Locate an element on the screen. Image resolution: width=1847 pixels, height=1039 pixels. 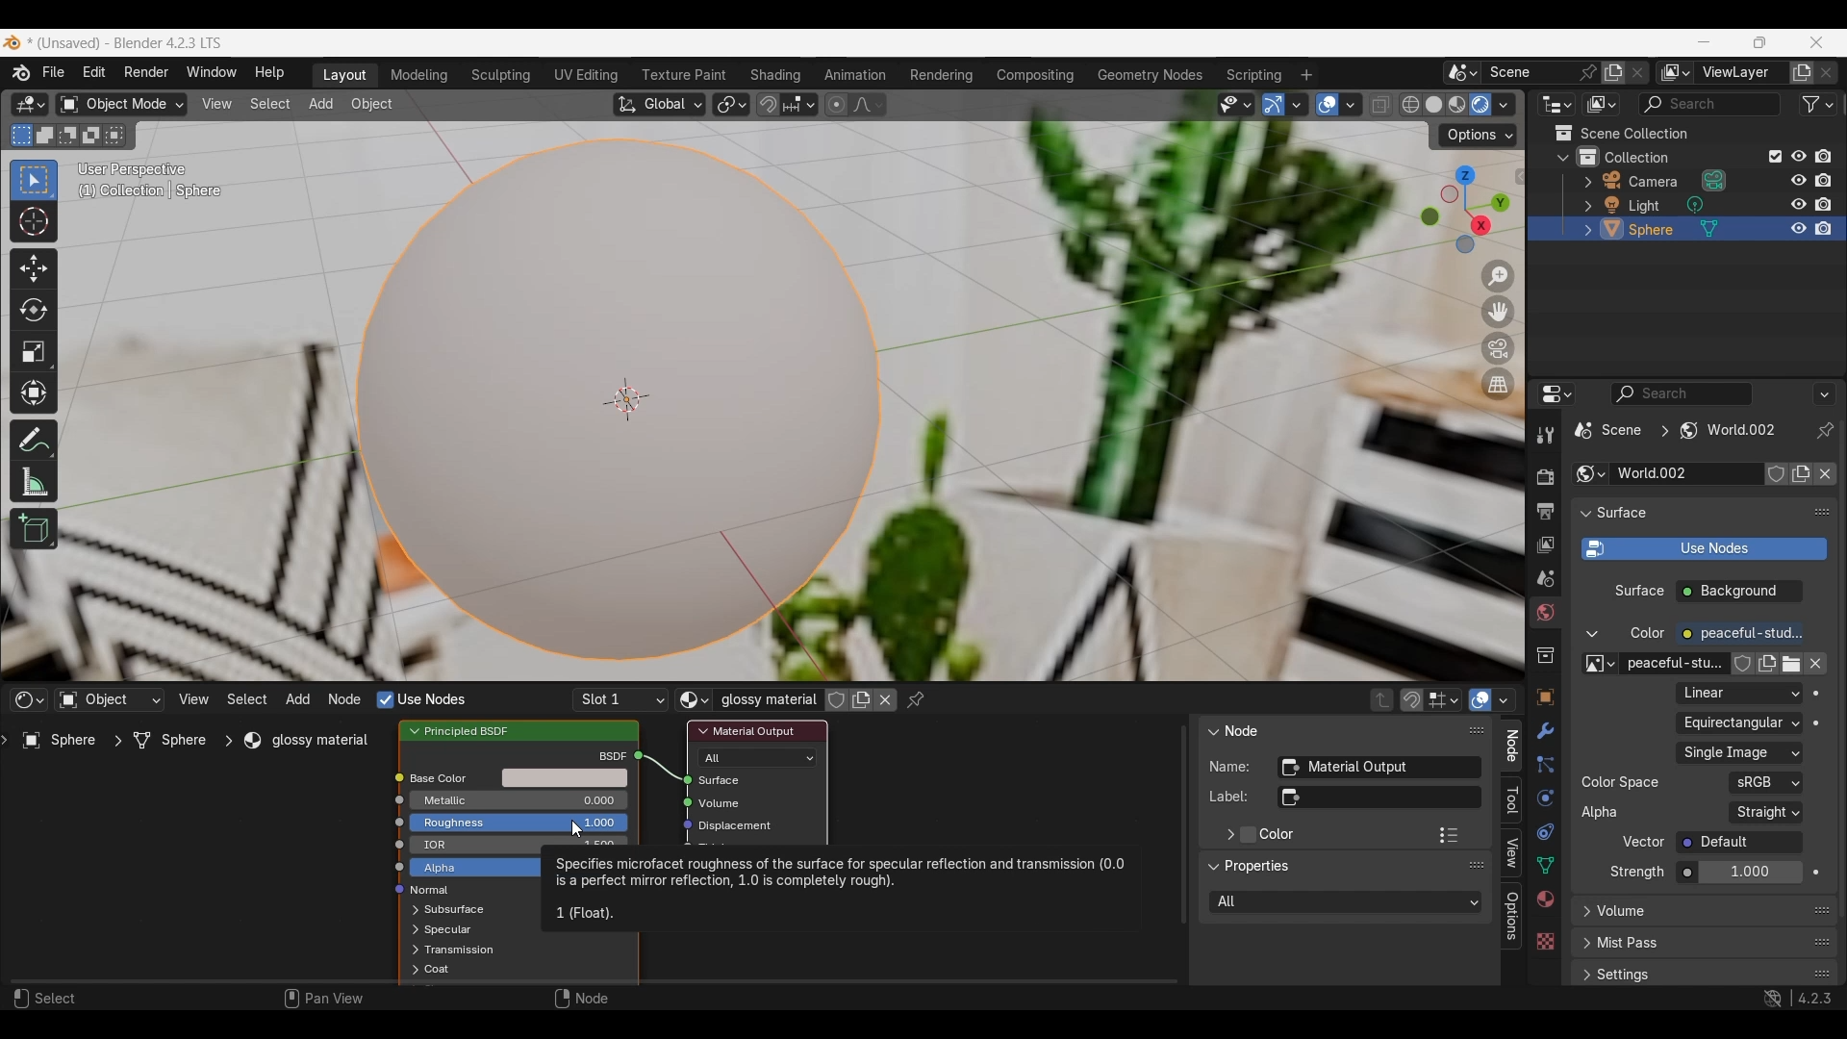
Layout workspace is located at coordinates (344, 76).